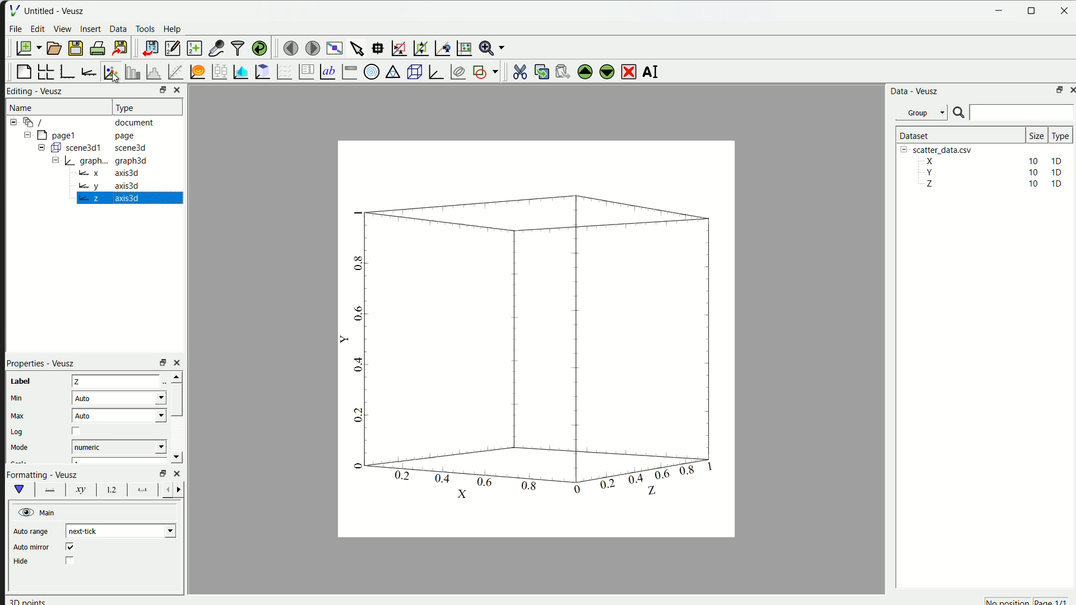 This screenshot has width=1076, height=605. What do you see at coordinates (1057, 89) in the screenshot?
I see `maximize` at bounding box center [1057, 89].